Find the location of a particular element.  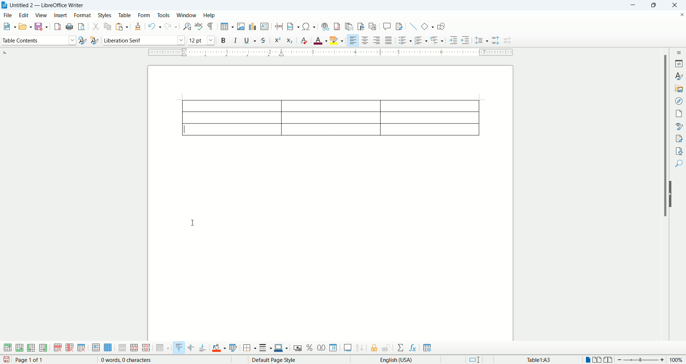

cell background color is located at coordinates (219, 348).